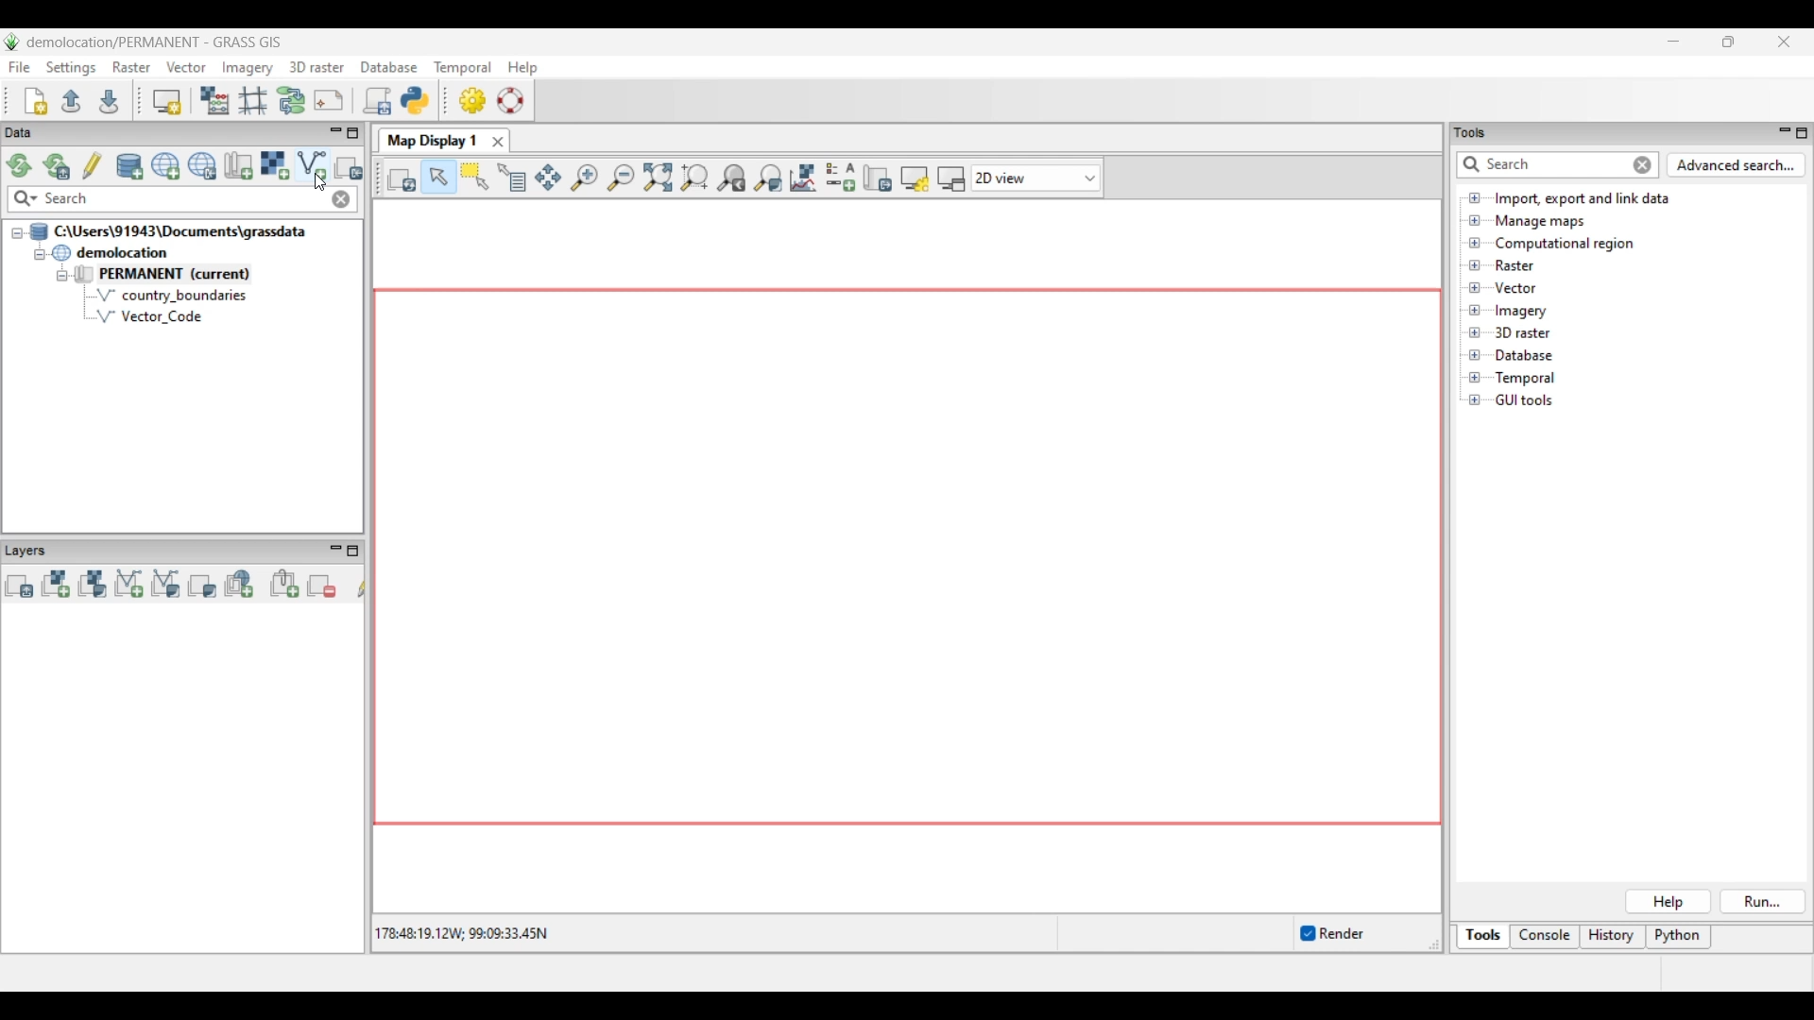  I want to click on Close input for quick search, so click(1644, 165).